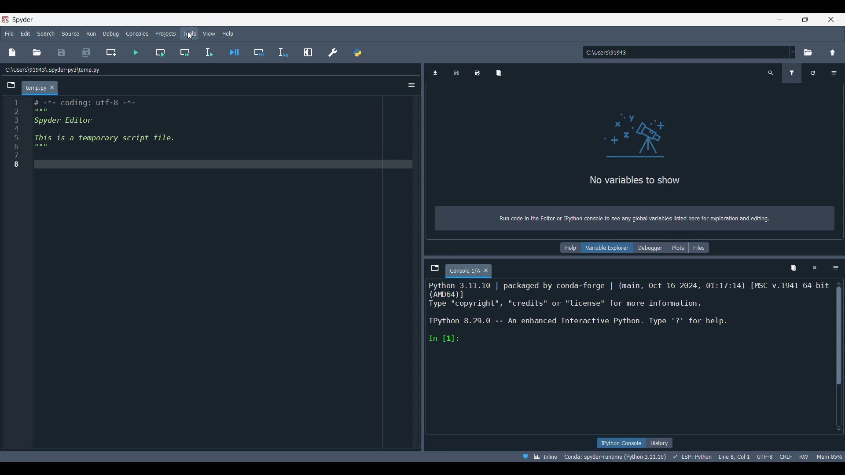 This screenshot has width=845, height=475. I want to click on Save file, so click(62, 52).